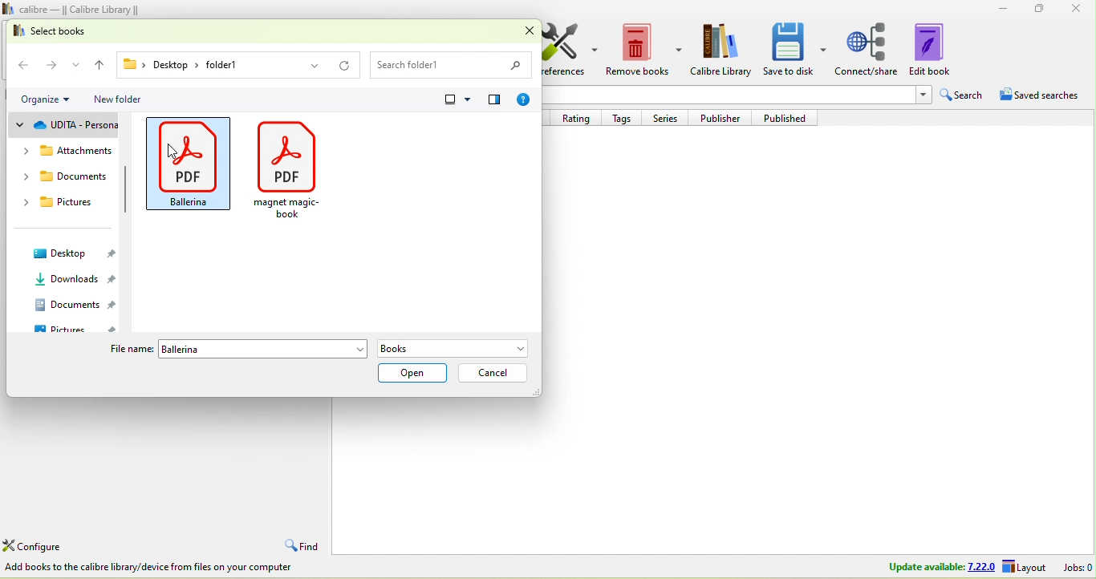 The image size is (1096, 579). Describe the element at coordinates (643, 51) in the screenshot. I see `remeove` at that location.